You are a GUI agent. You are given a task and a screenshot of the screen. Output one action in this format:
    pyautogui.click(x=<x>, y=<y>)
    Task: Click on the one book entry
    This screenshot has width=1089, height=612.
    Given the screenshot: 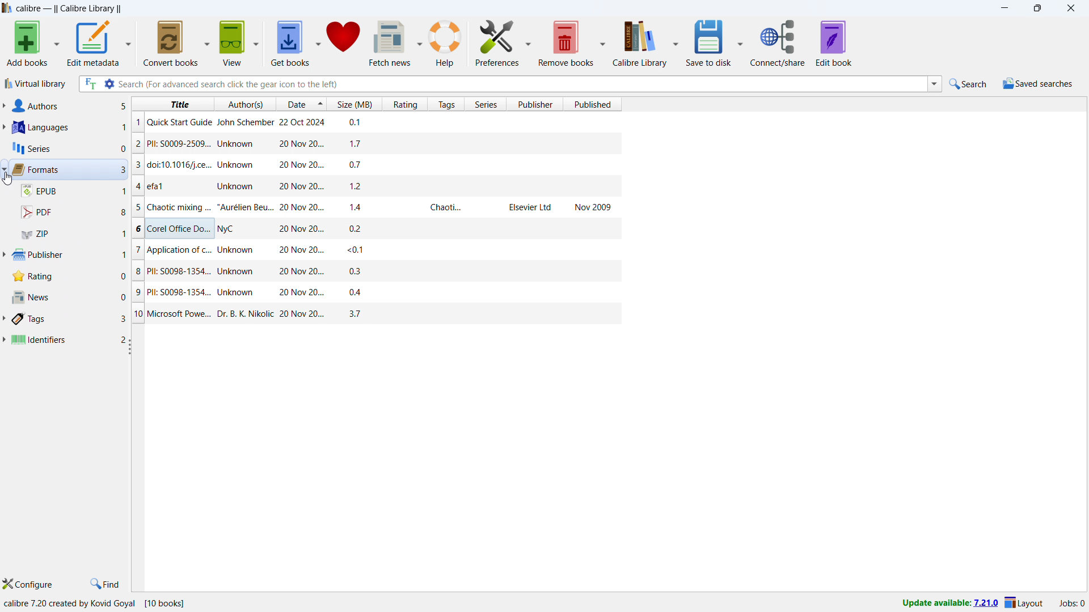 What is the action you would take?
    pyautogui.click(x=378, y=313)
    